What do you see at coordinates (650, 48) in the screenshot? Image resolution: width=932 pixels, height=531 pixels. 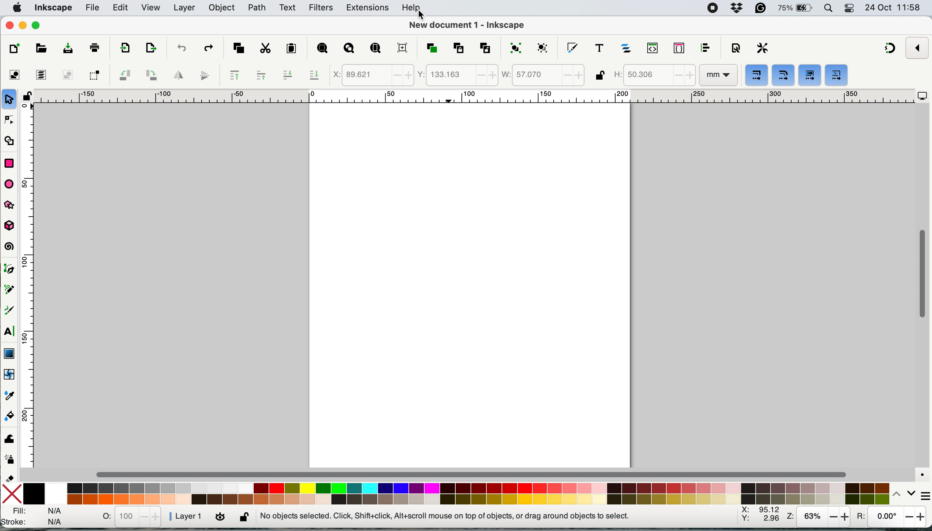 I see `xml editor` at bounding box center [650, 48].